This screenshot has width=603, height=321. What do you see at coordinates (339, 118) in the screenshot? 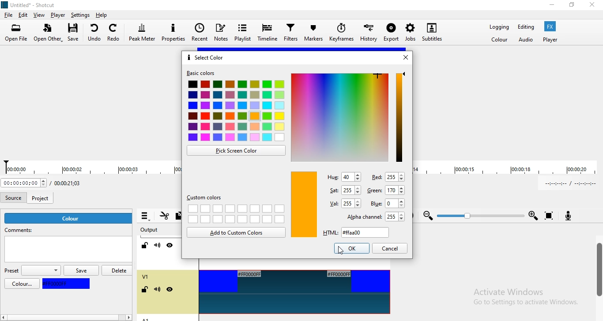
I see `color pallette` at bounding box center [339, 118].